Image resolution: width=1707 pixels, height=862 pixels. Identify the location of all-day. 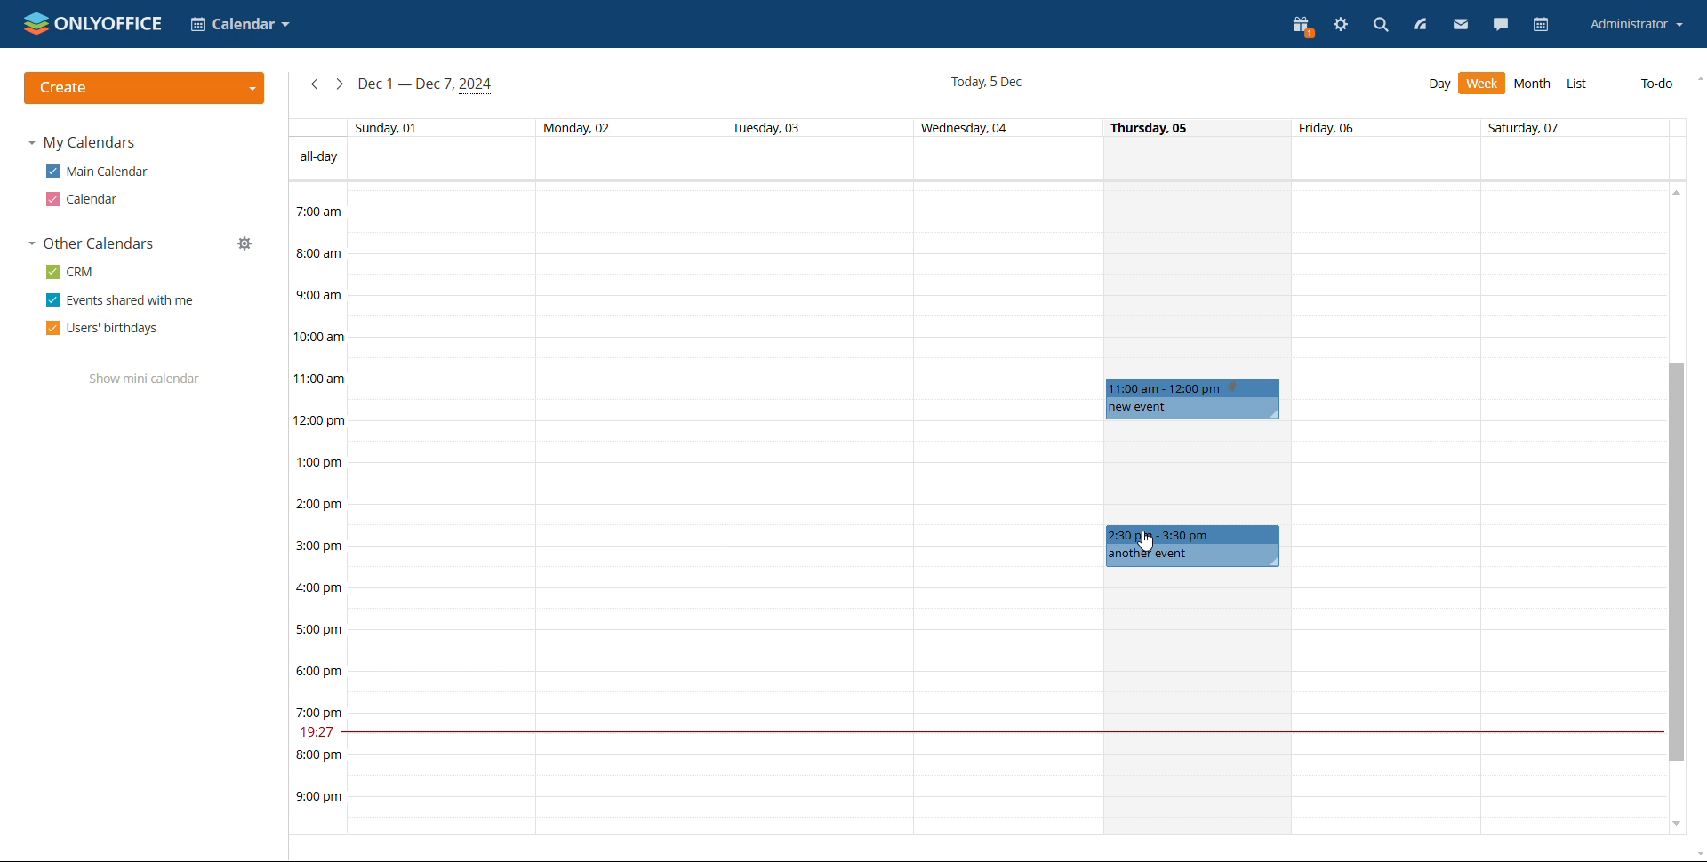
(314, 157).